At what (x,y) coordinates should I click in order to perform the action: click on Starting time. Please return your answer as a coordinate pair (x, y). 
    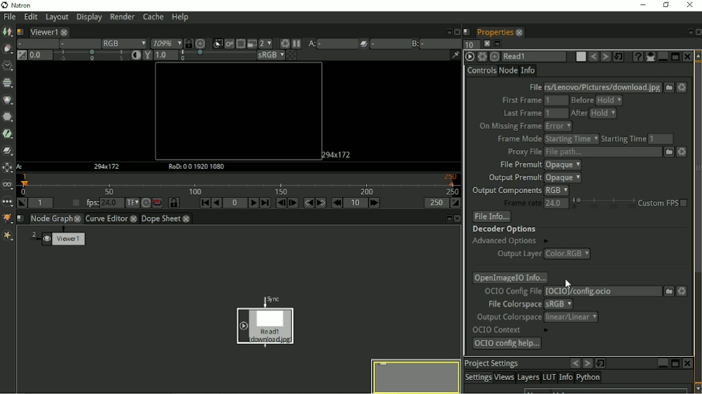
    Looking at the image, I should click on (633, 139).